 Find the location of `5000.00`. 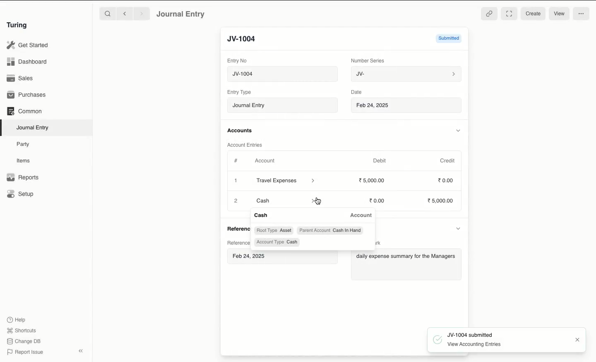

5000.00 is located at coordinates (372, 180).